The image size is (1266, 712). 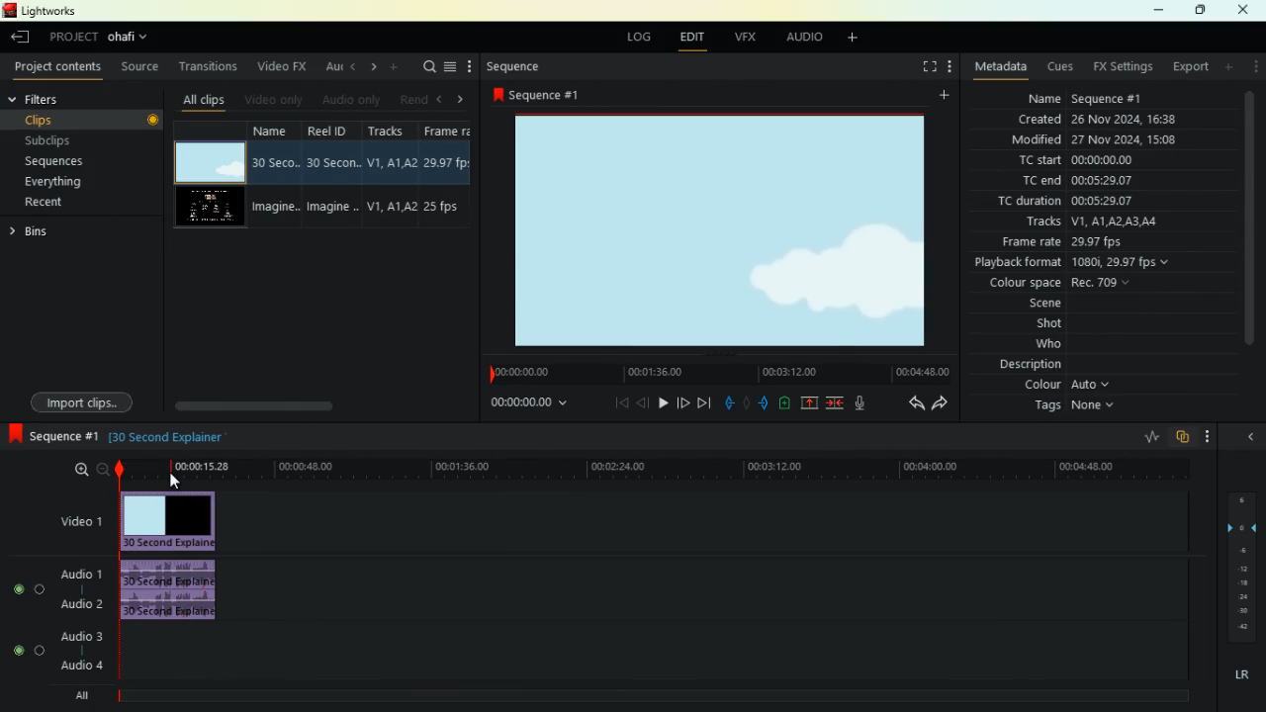 I want to click on imagine.., so click(x=332, y=208).